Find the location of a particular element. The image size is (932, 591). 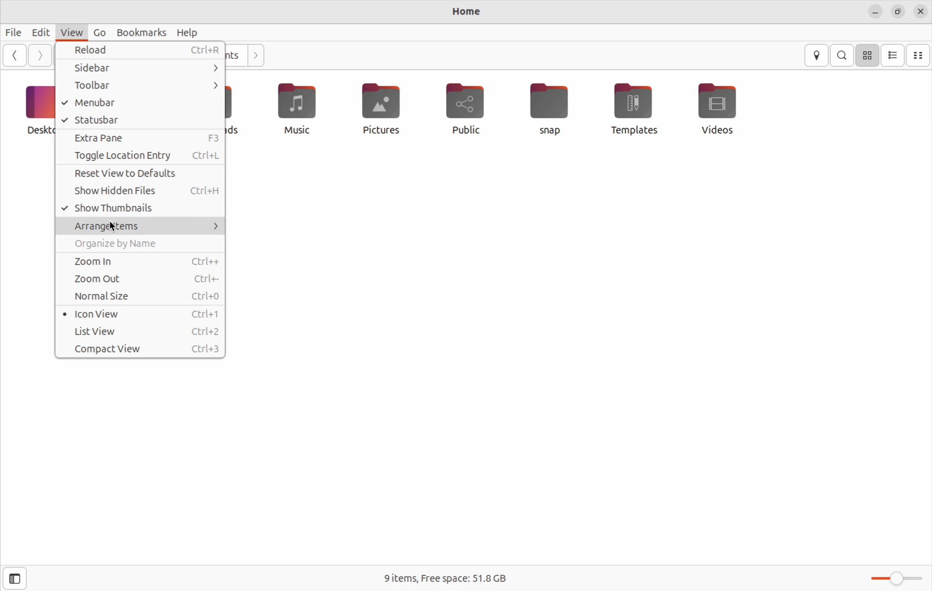

show thumb nails is located at coordinates (140, 207).